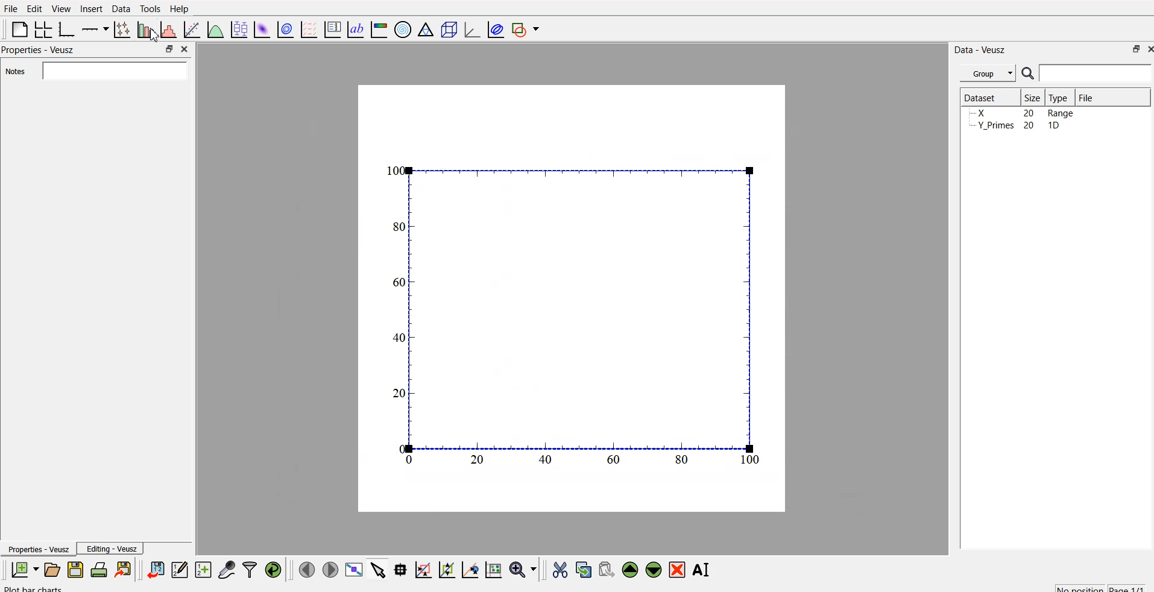  Describe the element at coordinates (60, 588) in the screenshot. I see `edit and enter new dataset` at that location.